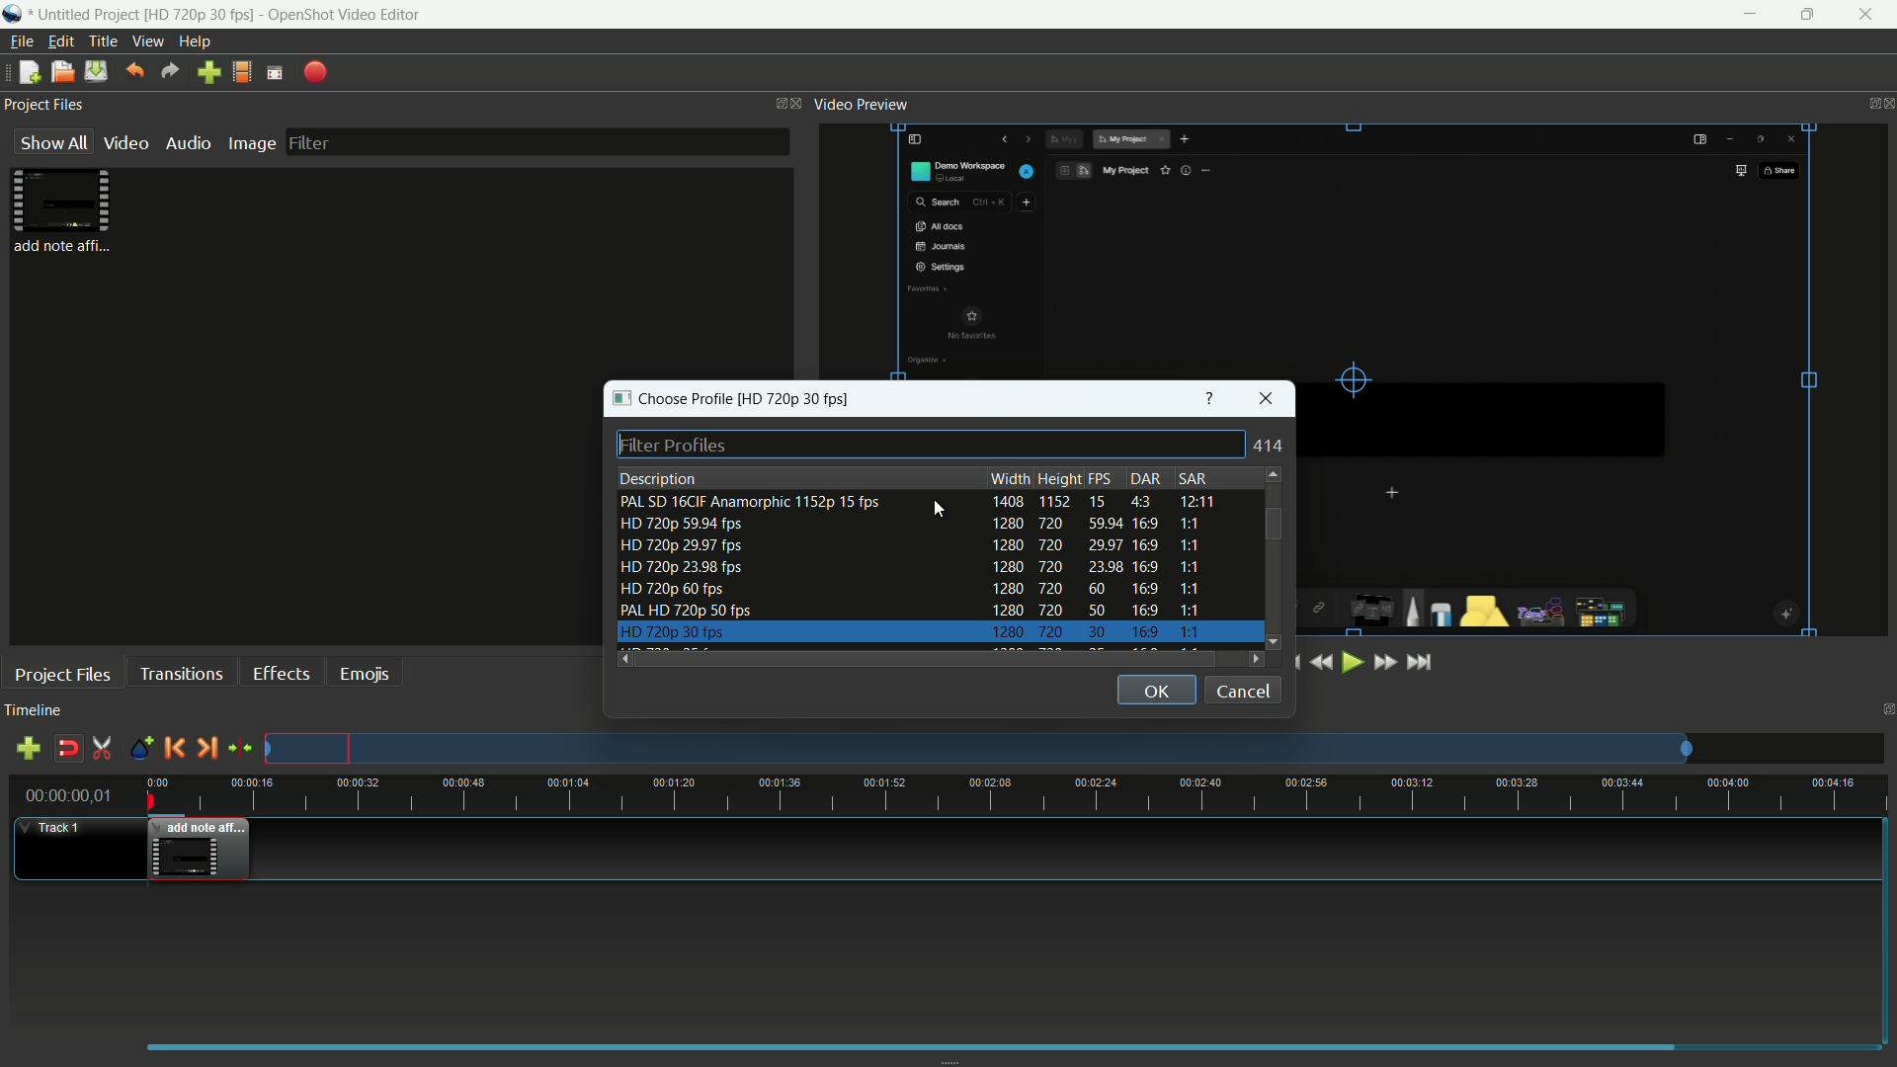 The image size is (1897, 1067). I want to click on ok, so click(1157, 690).